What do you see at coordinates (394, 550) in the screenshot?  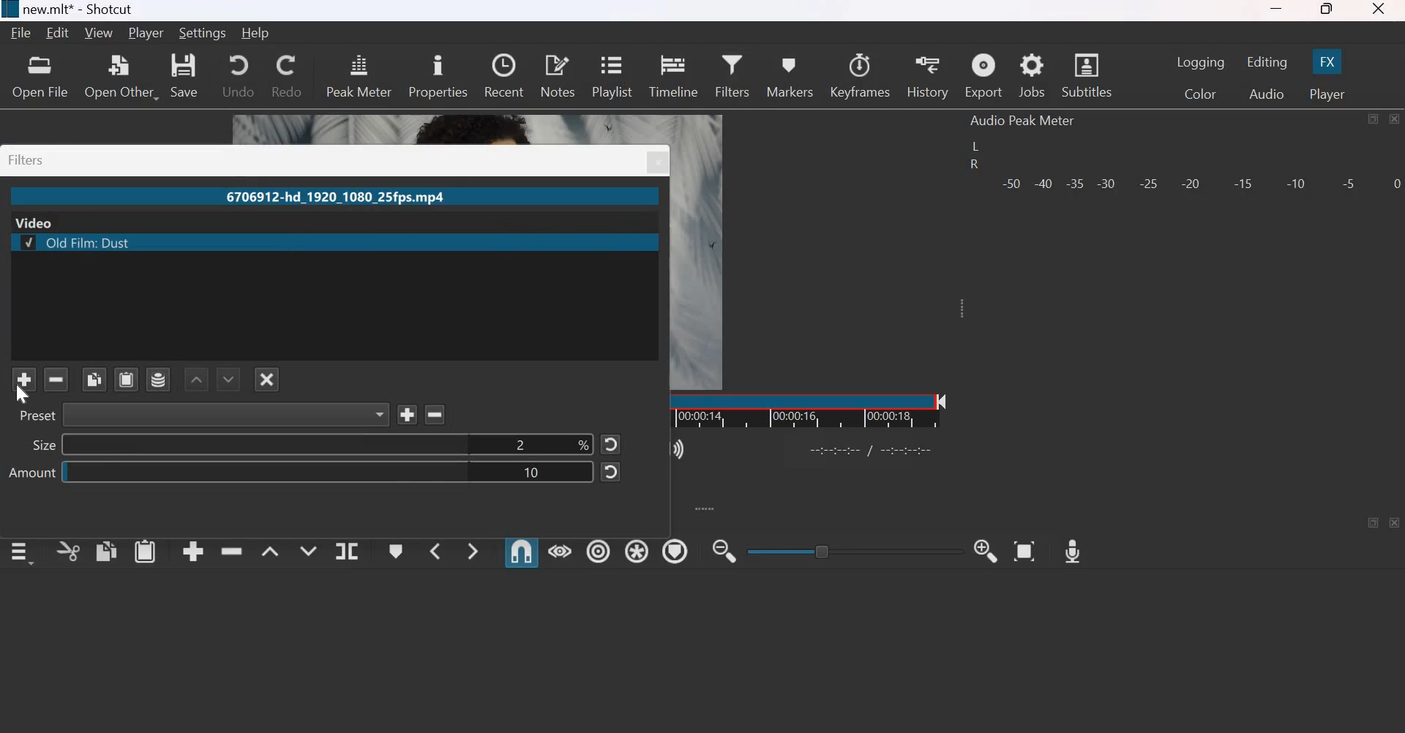 I see `Create/edit marker` at bounding box center [394, 550].